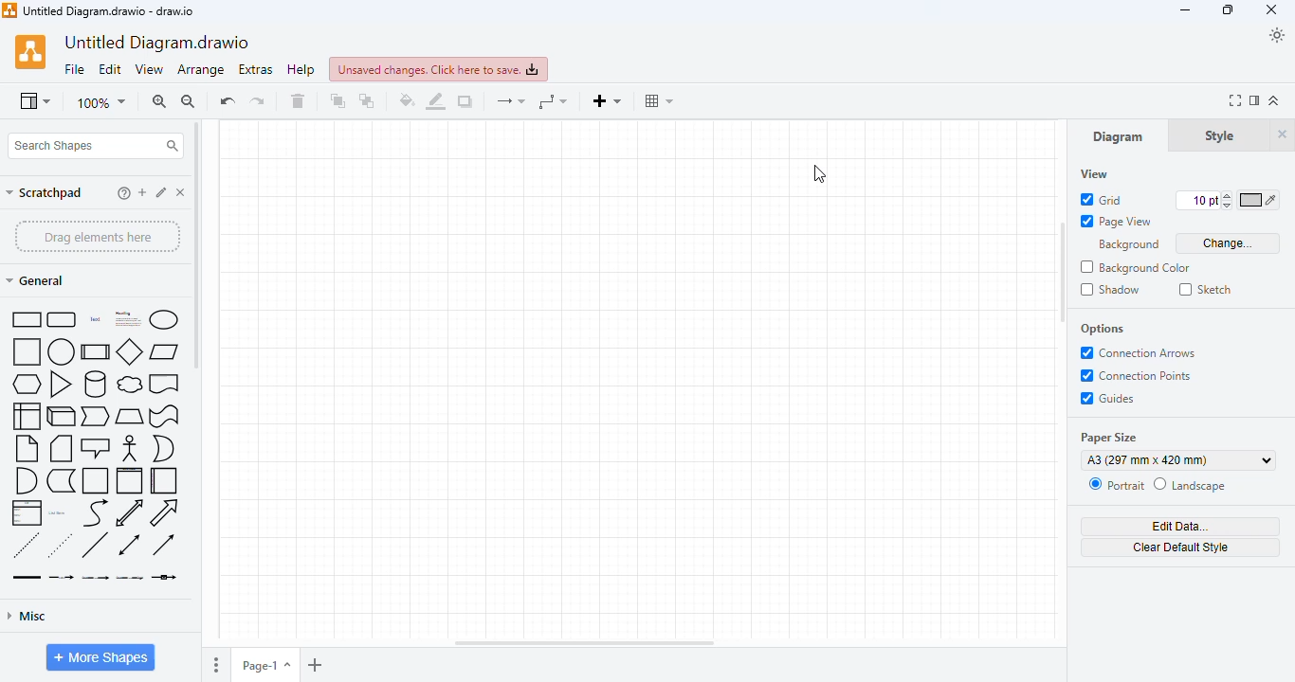 The height and width of the screenshot is (682, 1295). What do you see at coordinates (552, 101) in the screenshot?
I see `waypoints` at bounding box center [552, 101].